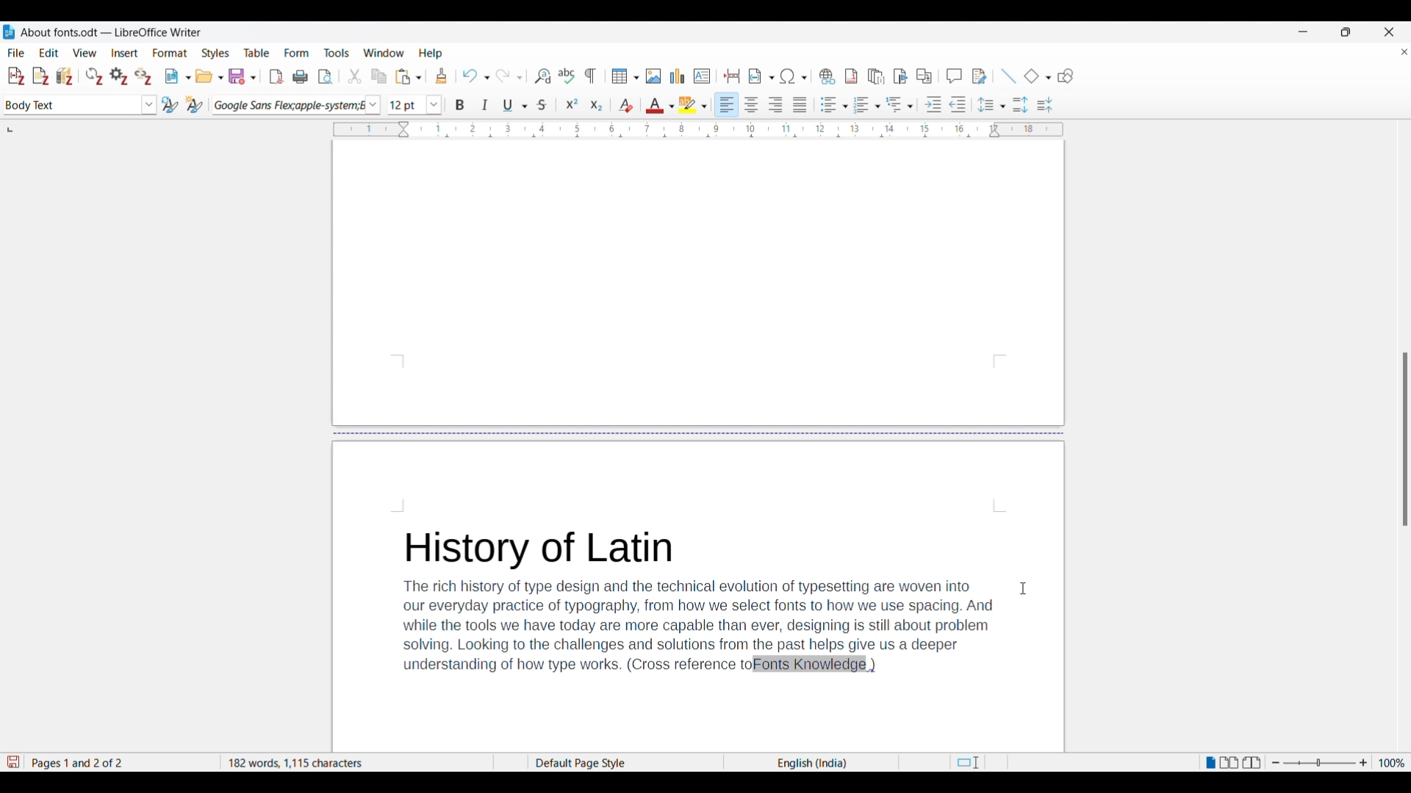  What do you see at coordinates (866, 105) in the screenshot?
I see `Toggle ordered list` at bounding box center [866, 105].